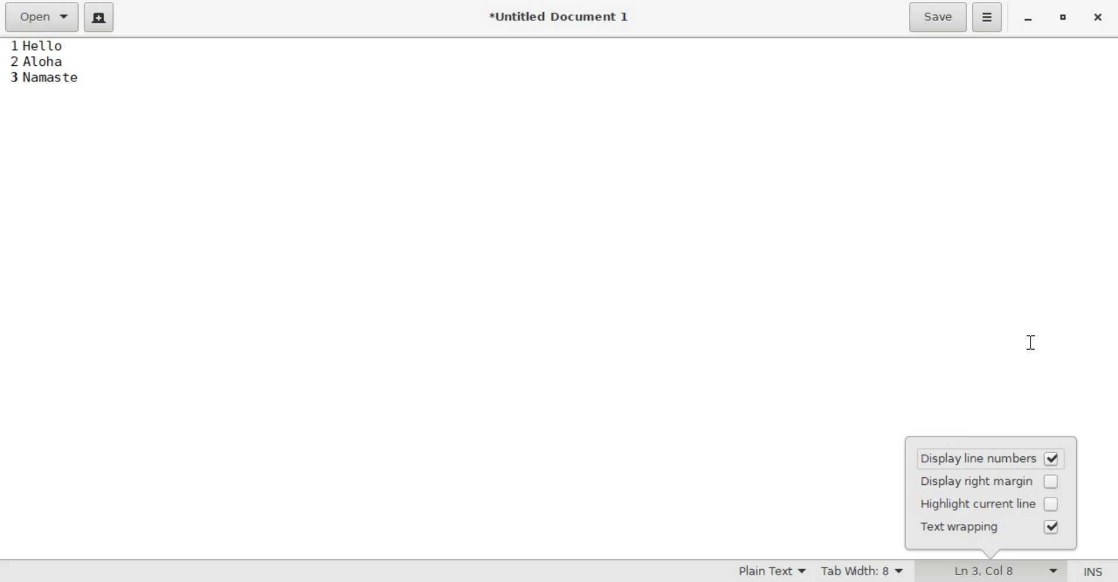 The width and height of the screenshot is (1118, 582). I want to click on Selected Checkbox, so click(1052, 460).